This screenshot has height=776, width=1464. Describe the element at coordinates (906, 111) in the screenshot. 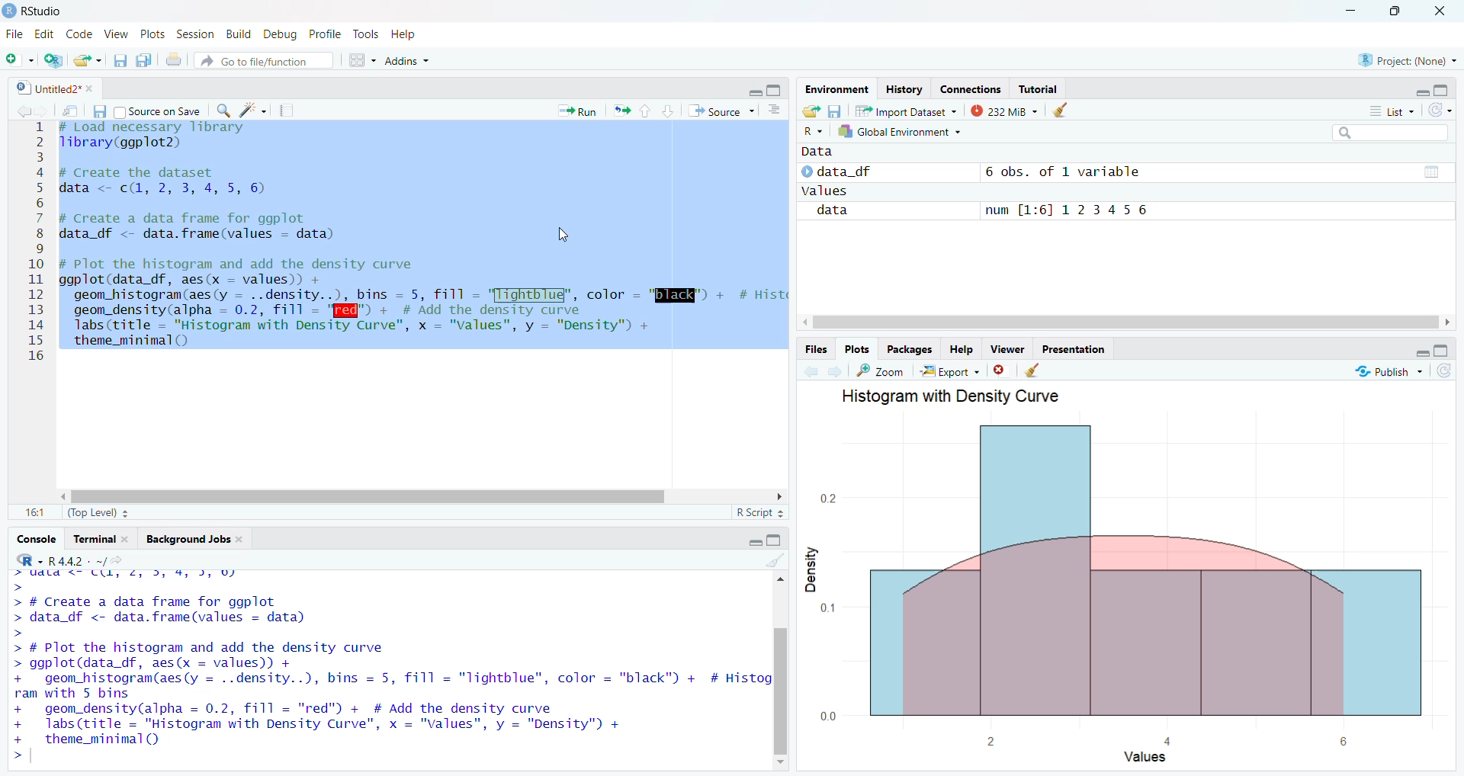

I see `Import Dataset` at that location.